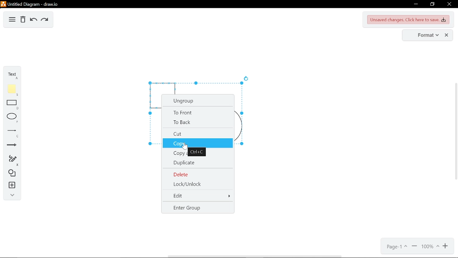  What do you see at coordinates (423, 35) in the screenshot?
I see `format` at bounding box center [423, 35].